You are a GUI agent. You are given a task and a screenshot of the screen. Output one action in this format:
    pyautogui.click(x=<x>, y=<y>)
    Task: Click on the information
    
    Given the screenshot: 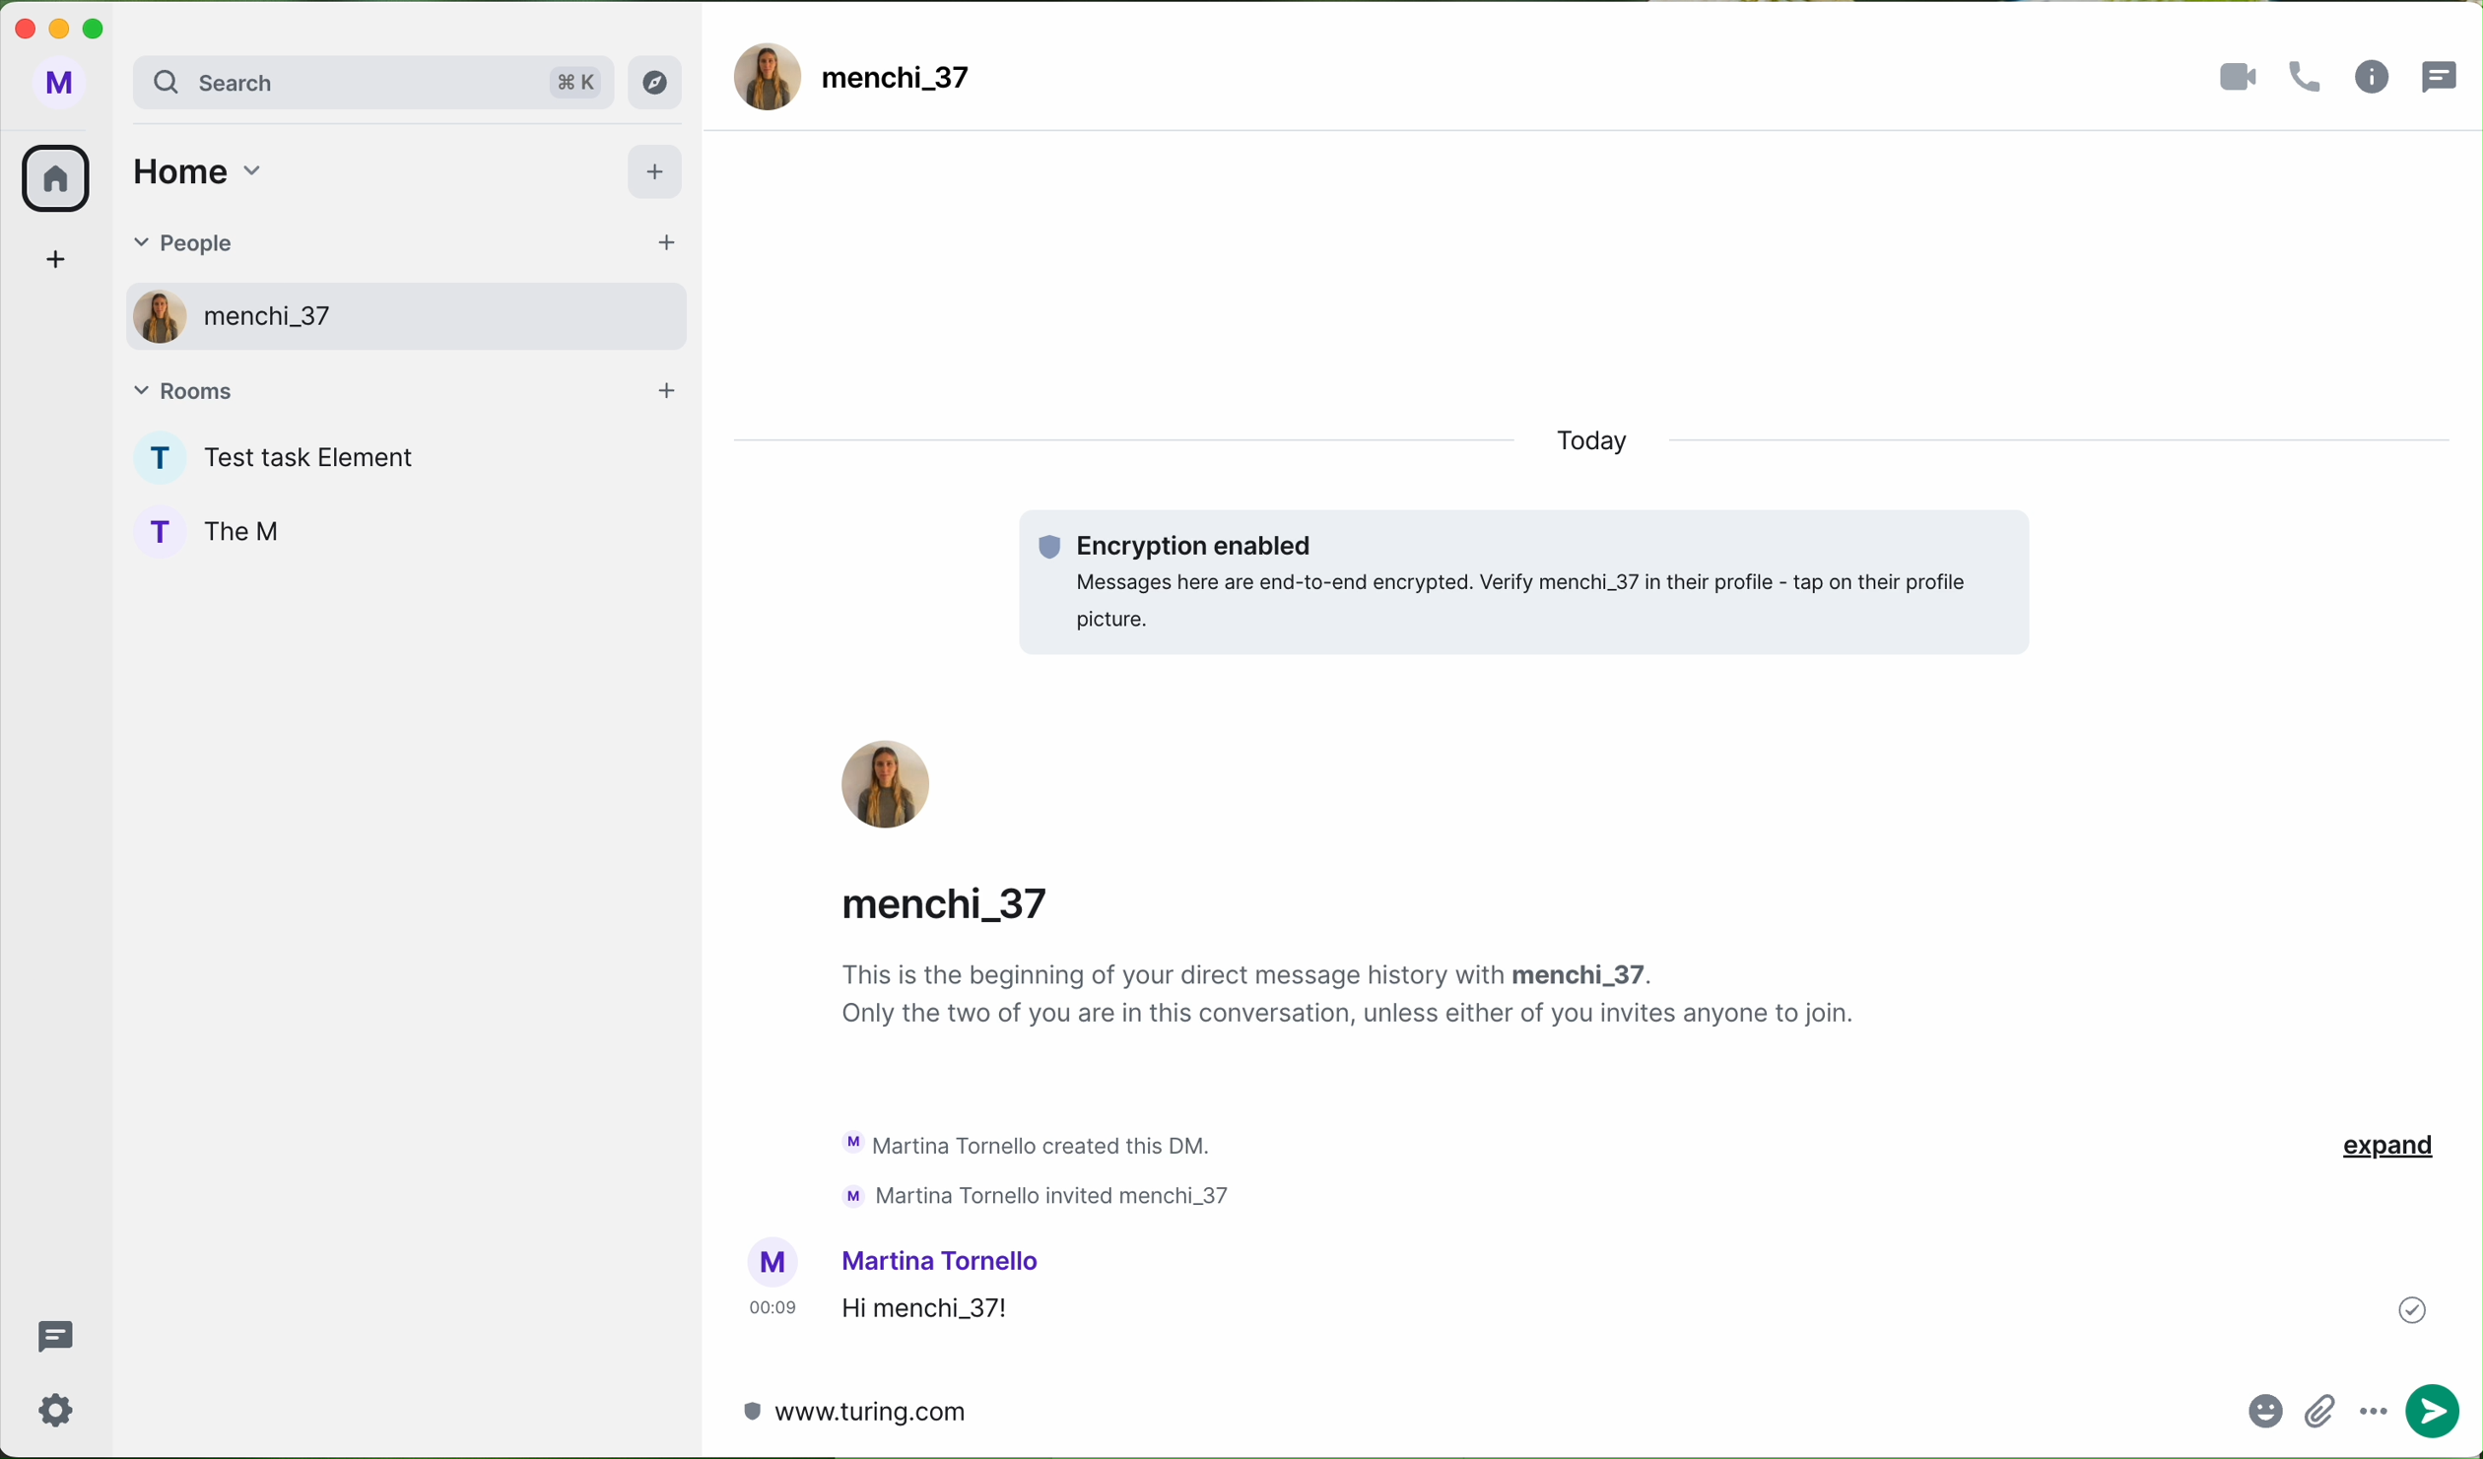 What is the action you would take?
    pyautogui.click(x=2373, y=78)
    